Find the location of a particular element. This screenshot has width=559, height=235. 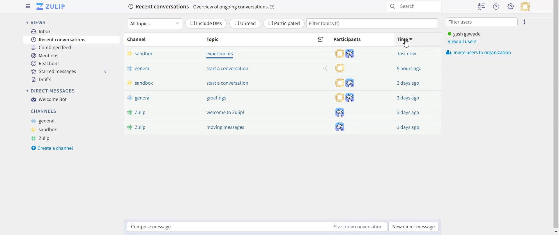

Help menu is located at coordinates (497, 7).